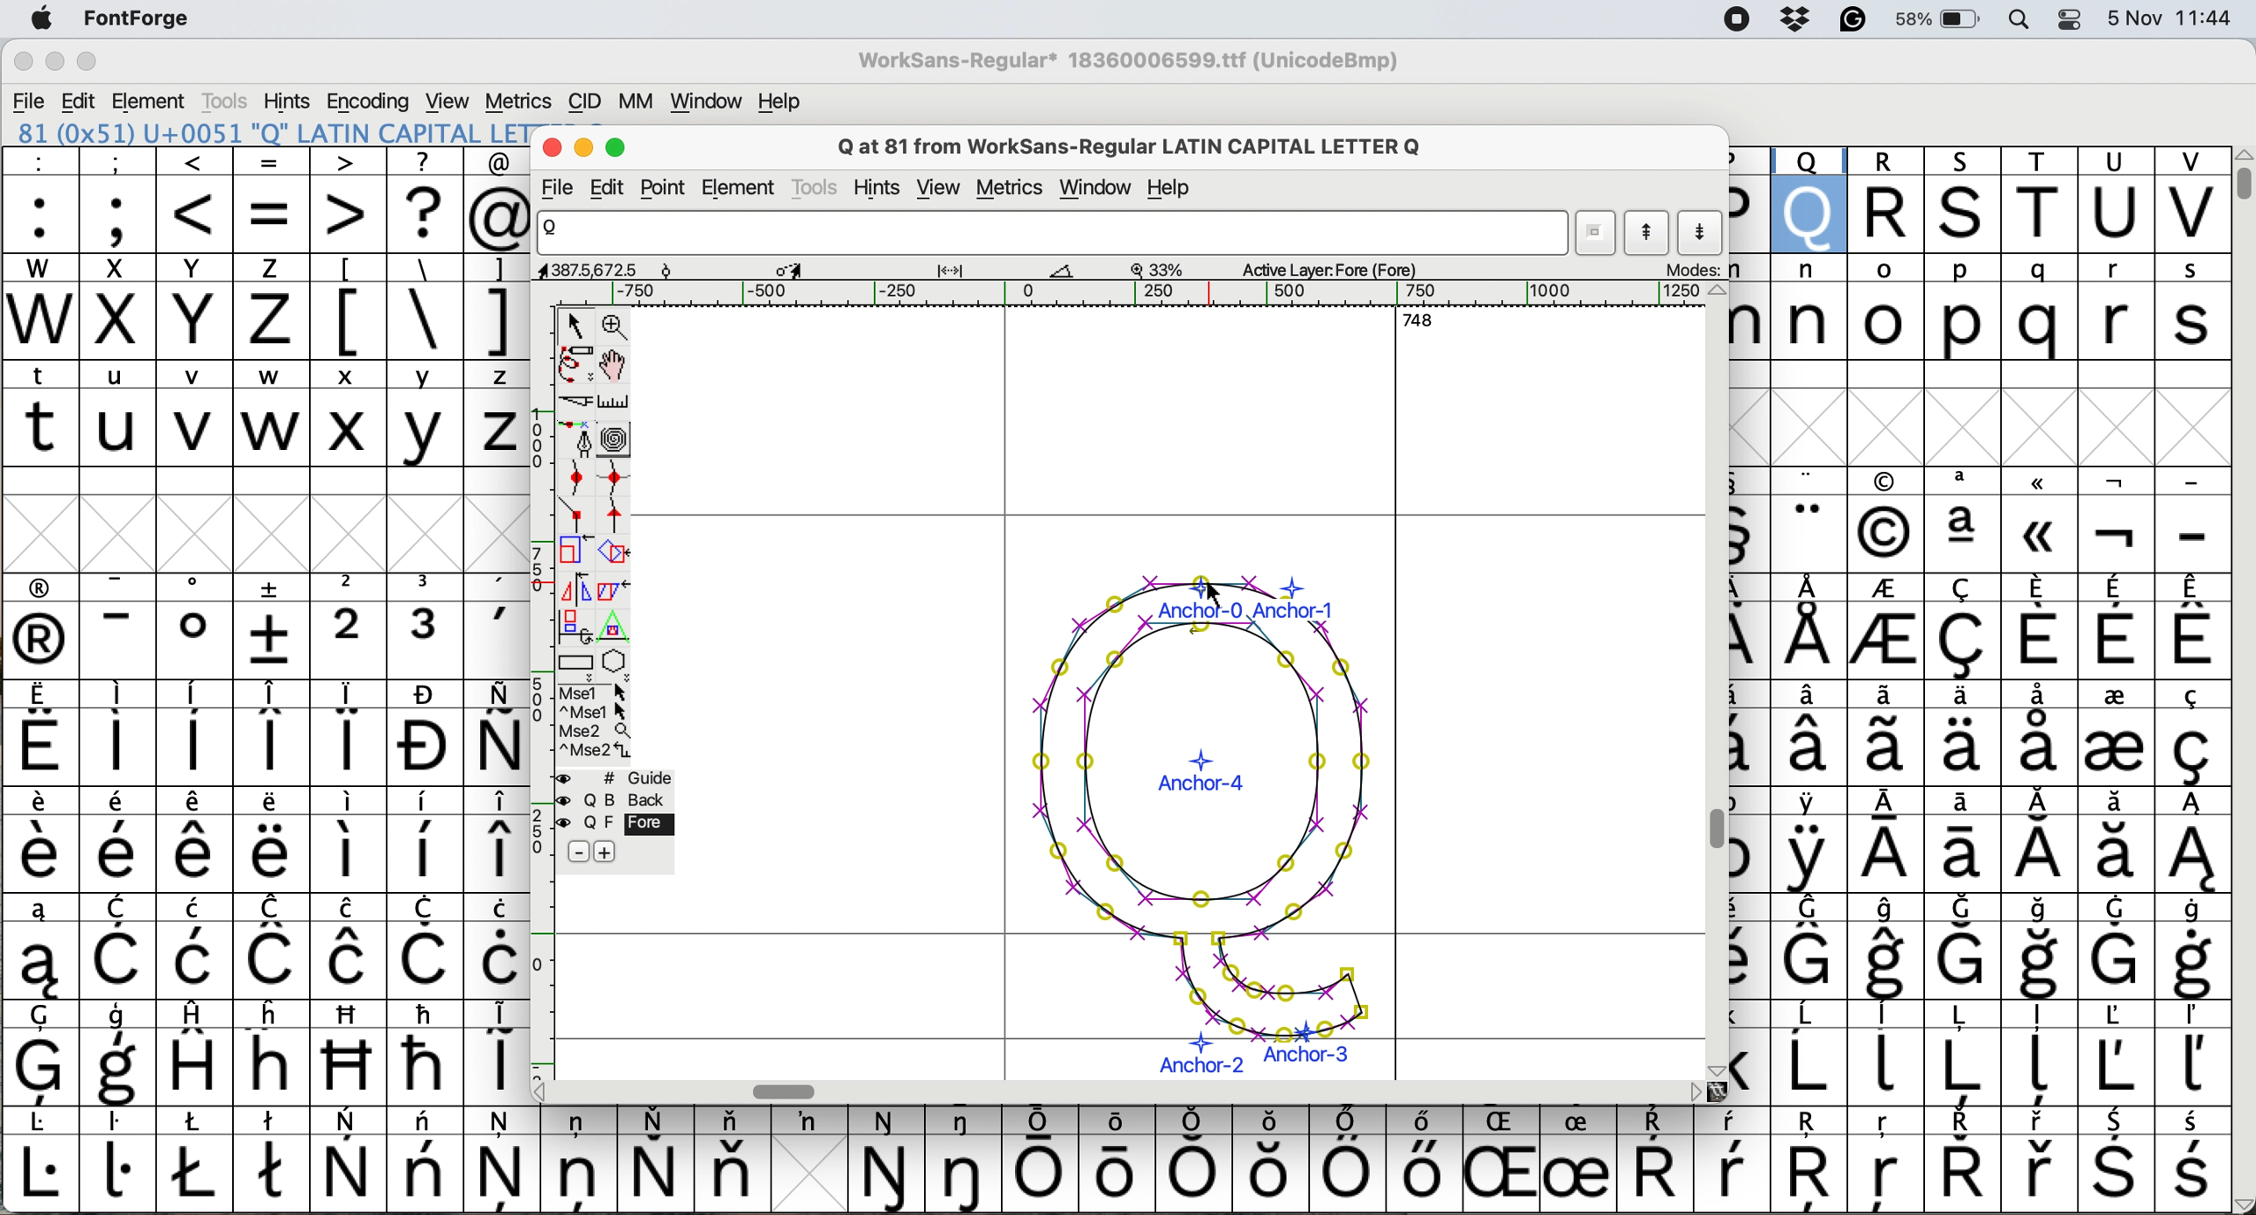 Image resolution: width=2256 pixels, height=1215 pixels. What do you see at coordinates (1698, 270) in the screenshot?
I see `modes` at bounding box center [1698, 270].